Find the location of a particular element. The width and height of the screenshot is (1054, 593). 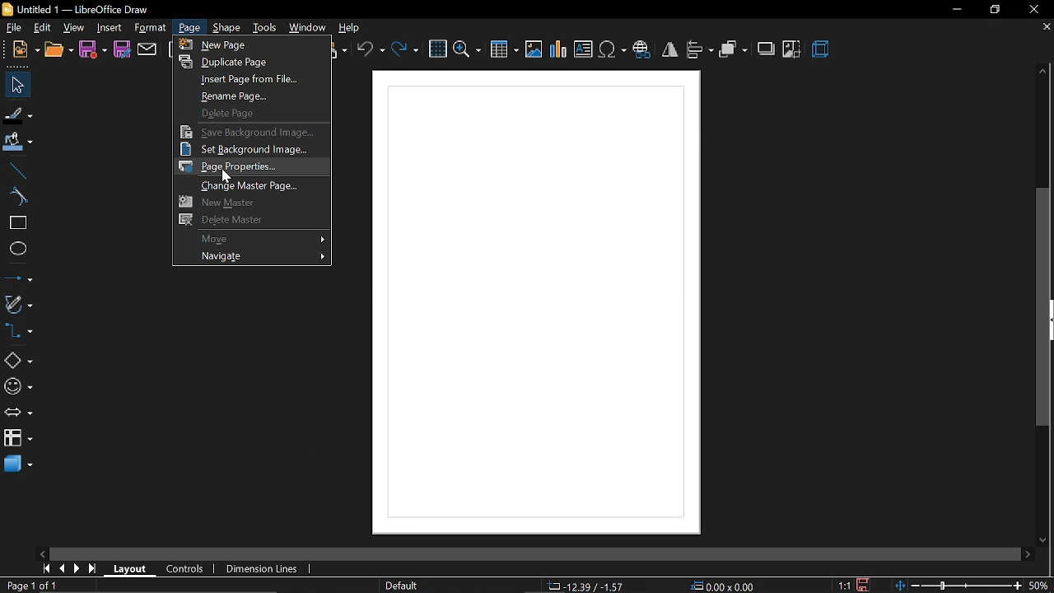

rename page is located at coordinates (252, 97).